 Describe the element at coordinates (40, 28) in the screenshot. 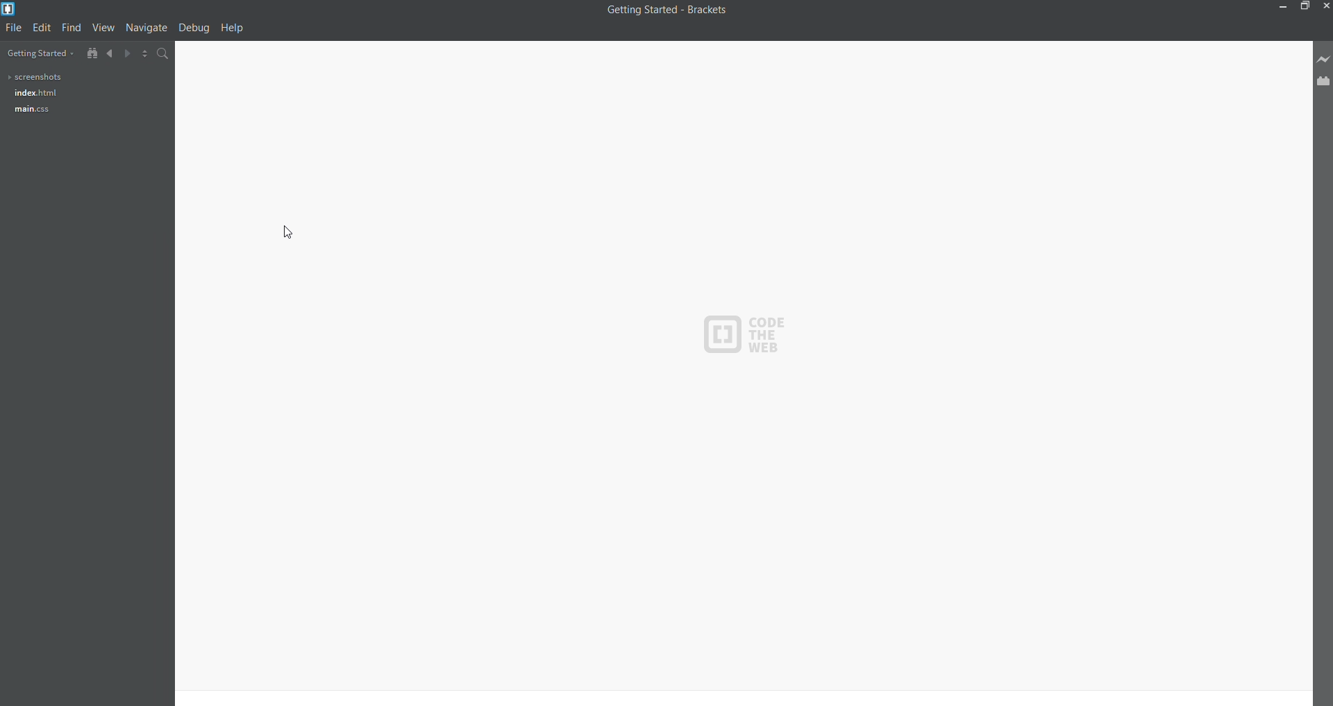

I see `edit` at that location.